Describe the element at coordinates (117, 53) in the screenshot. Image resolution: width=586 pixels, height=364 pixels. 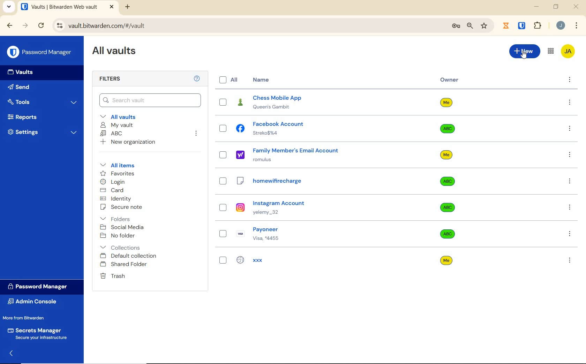
I see `All Vaults` at that location.